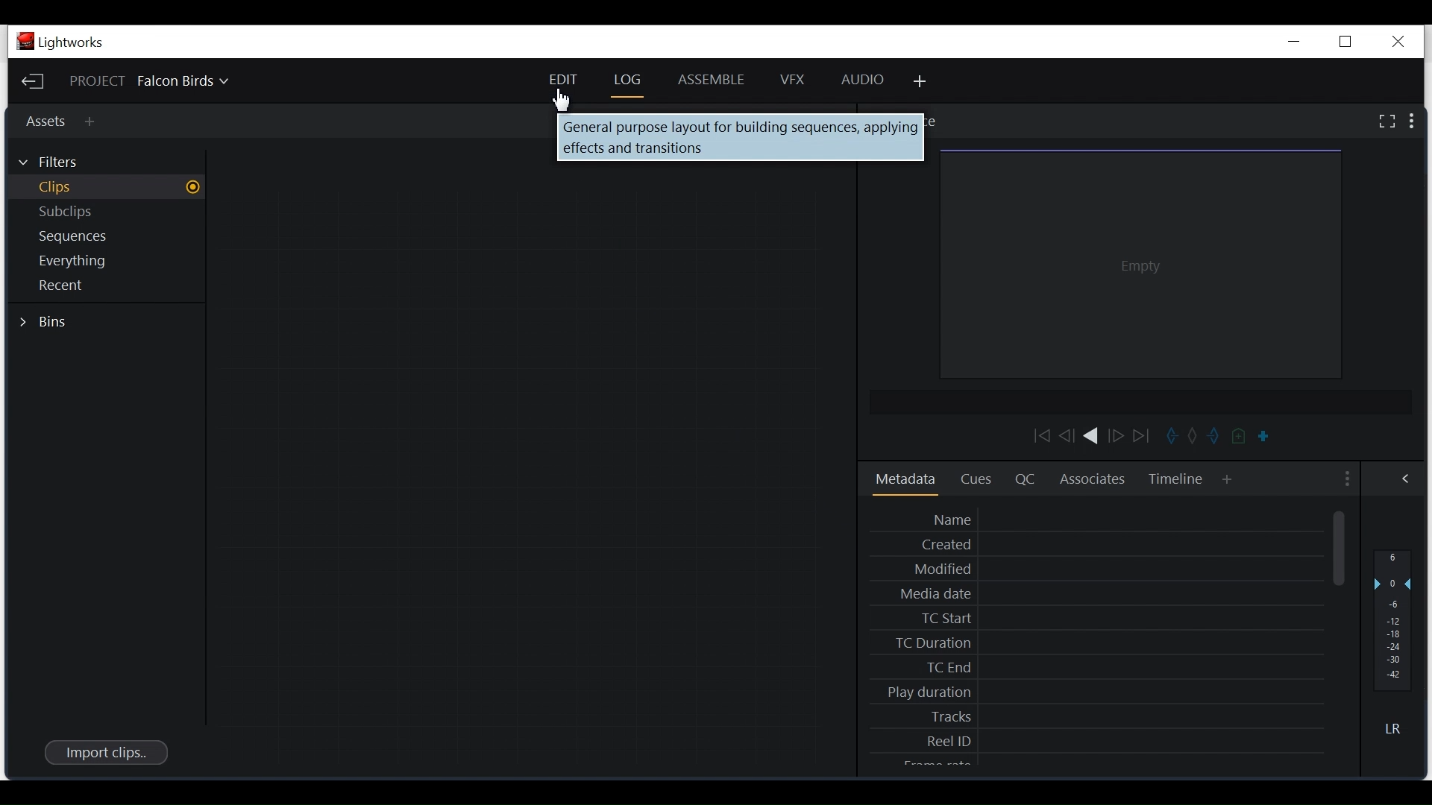 The width and height of the screenshot is (1432, 805). What do you see at coordinates (921, 83) in the screenshot?
I see `Add Panel` at bounding box center [921, 83].